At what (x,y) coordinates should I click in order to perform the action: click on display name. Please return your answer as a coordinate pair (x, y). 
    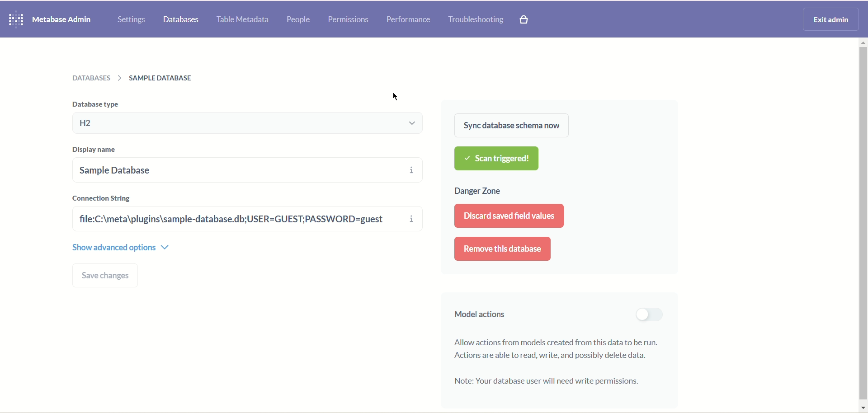
    Looking at the image, I should click on (97, 150).